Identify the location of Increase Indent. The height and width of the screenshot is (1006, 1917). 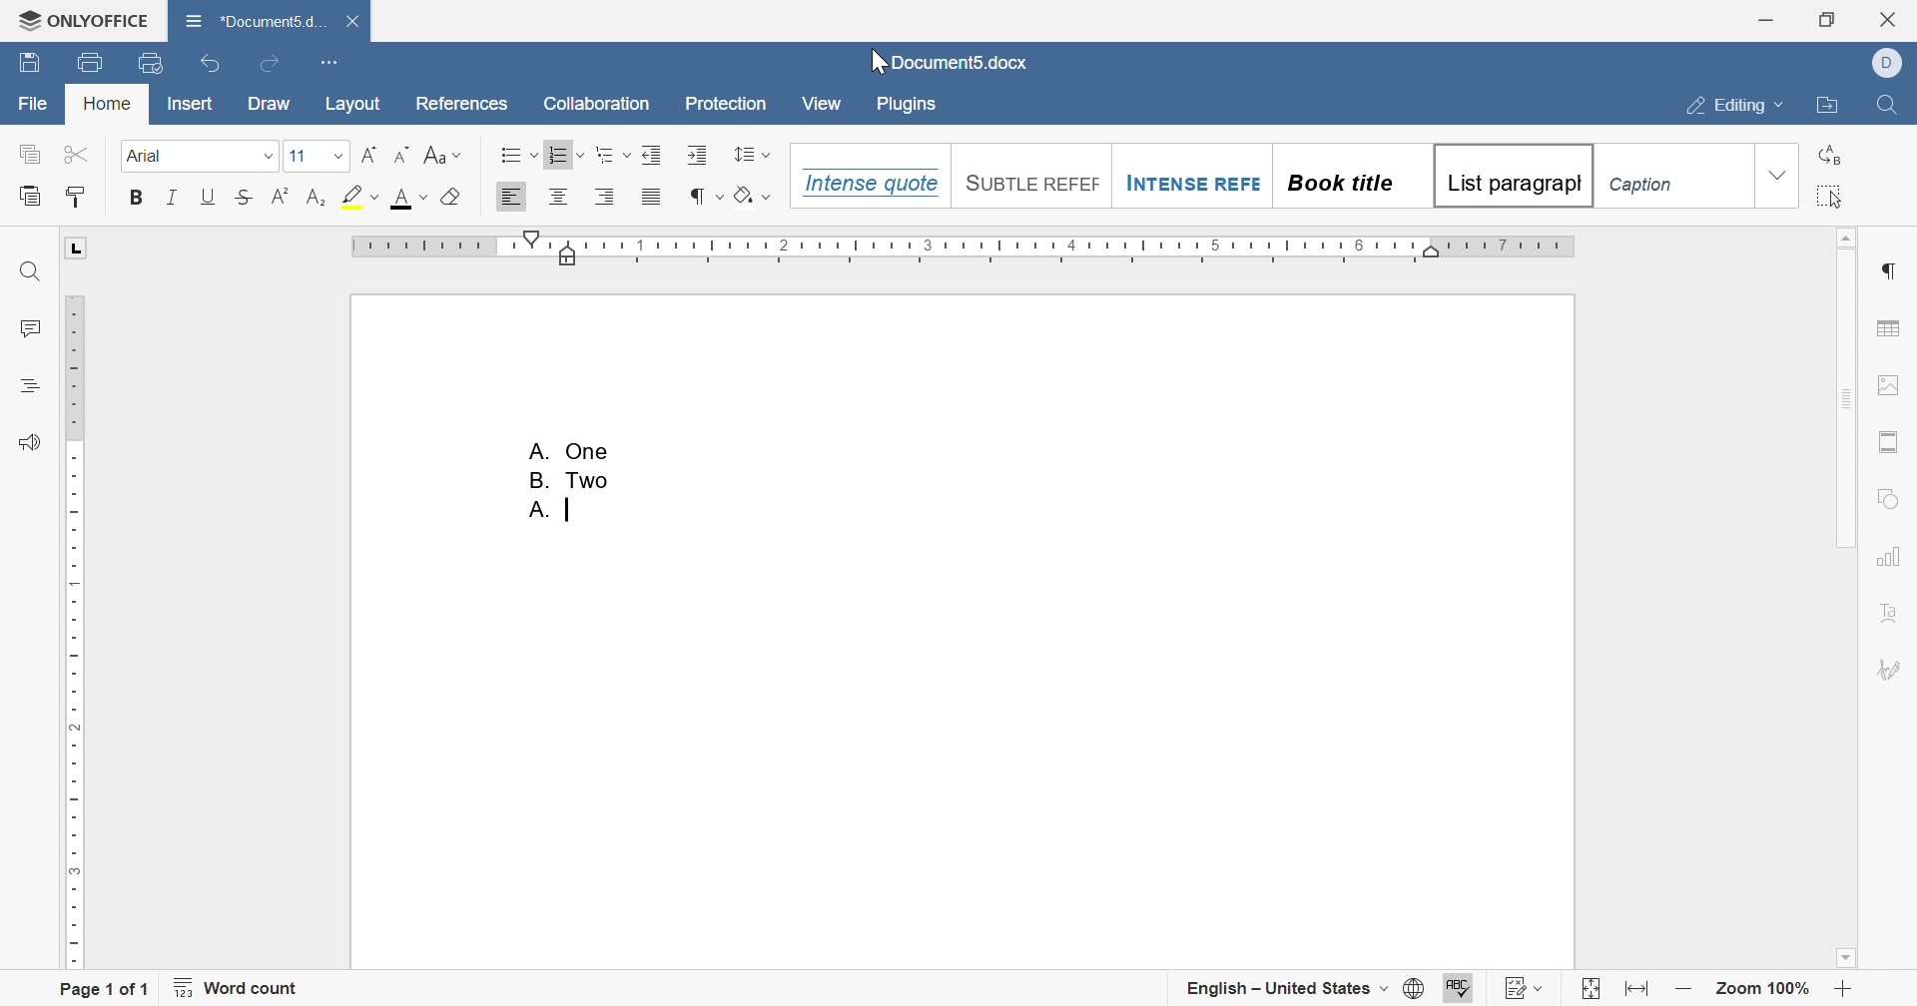
(651, 154).